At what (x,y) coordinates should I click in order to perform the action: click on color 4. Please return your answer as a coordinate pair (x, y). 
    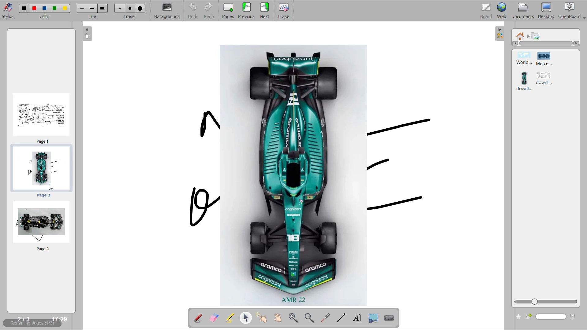
    Looking at the image, I should click on (54, 8).